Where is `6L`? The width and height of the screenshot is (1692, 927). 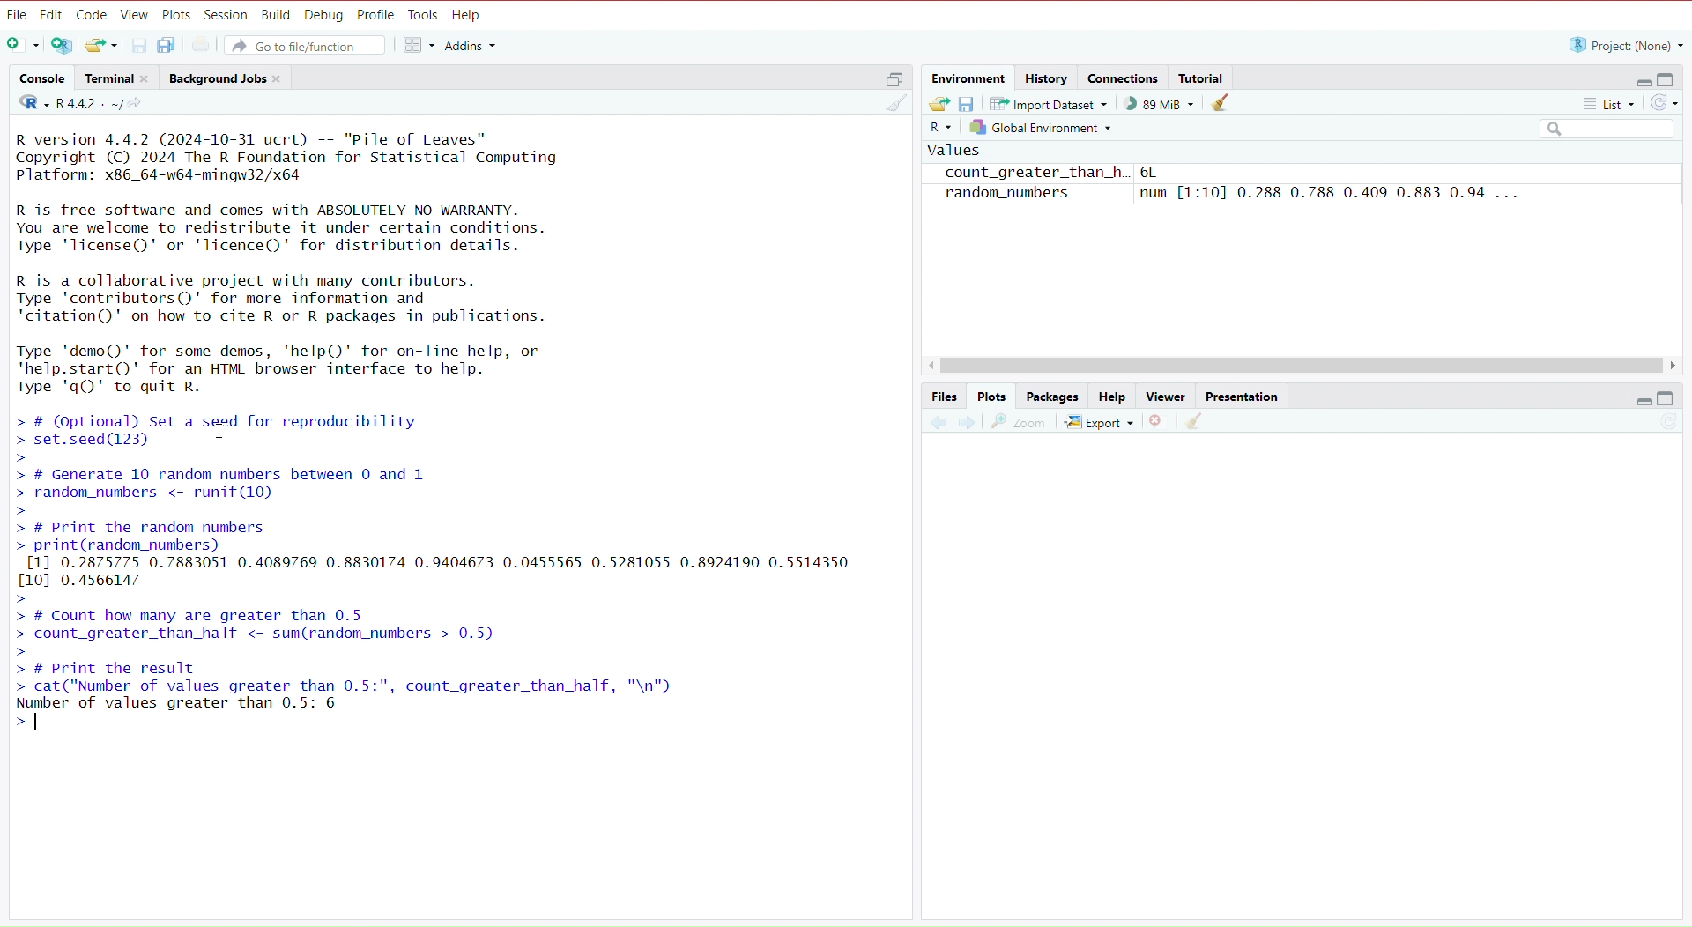 6L is located at coordinates (1150, 172).